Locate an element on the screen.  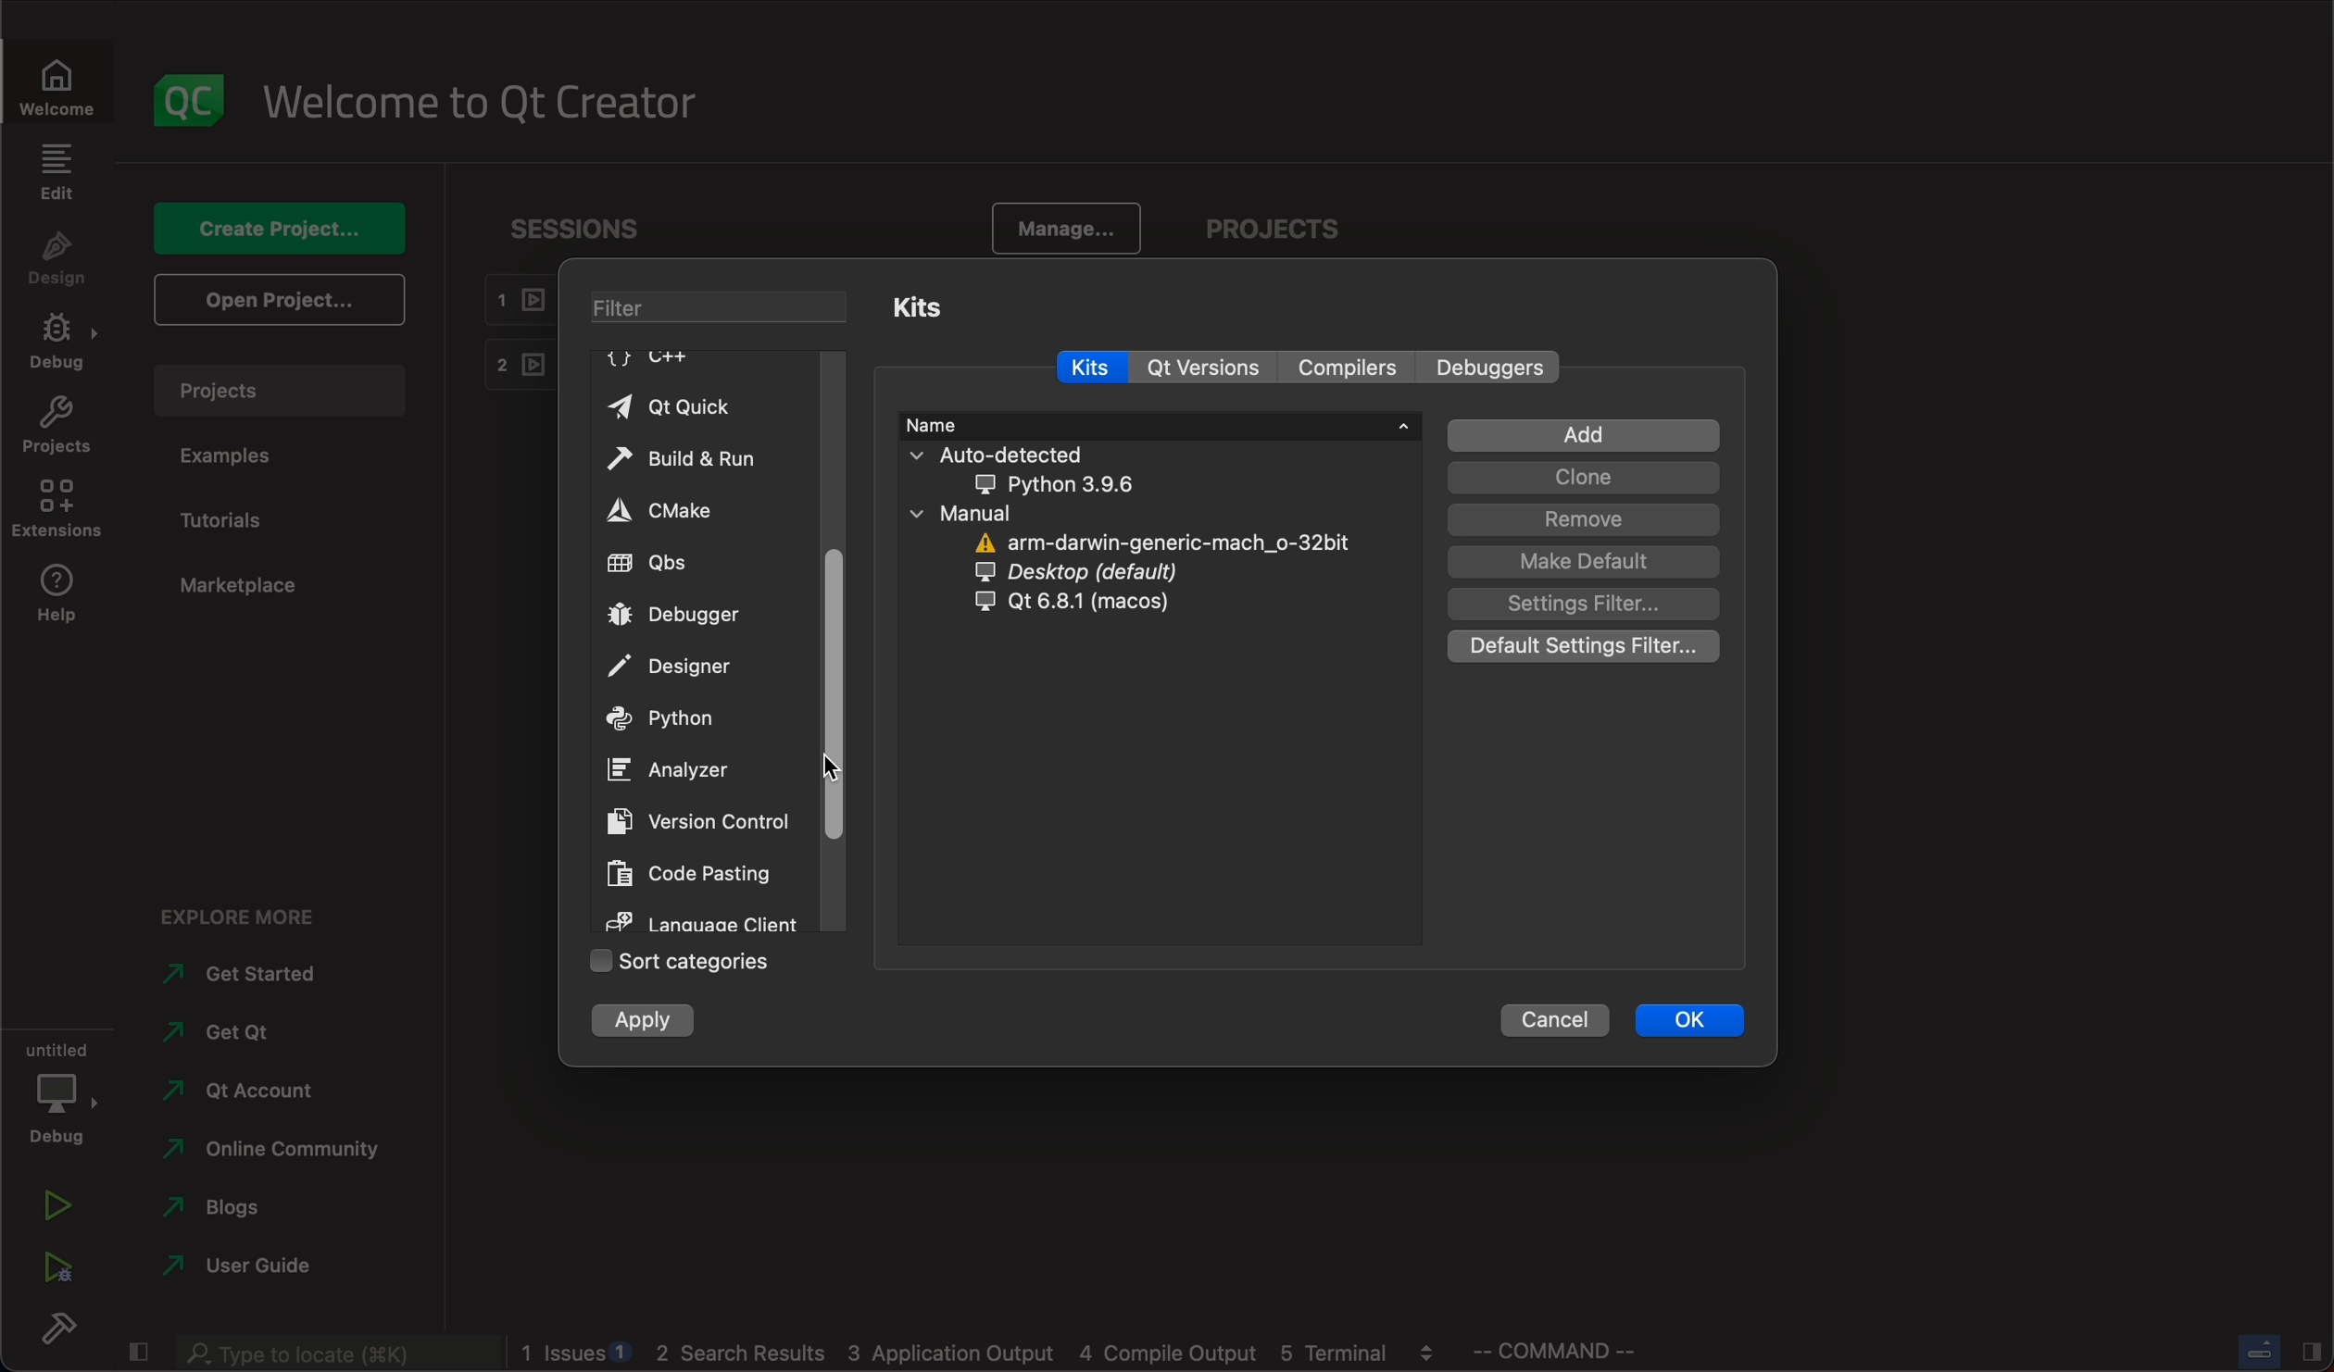
run is located at coordinates (60, 1208).